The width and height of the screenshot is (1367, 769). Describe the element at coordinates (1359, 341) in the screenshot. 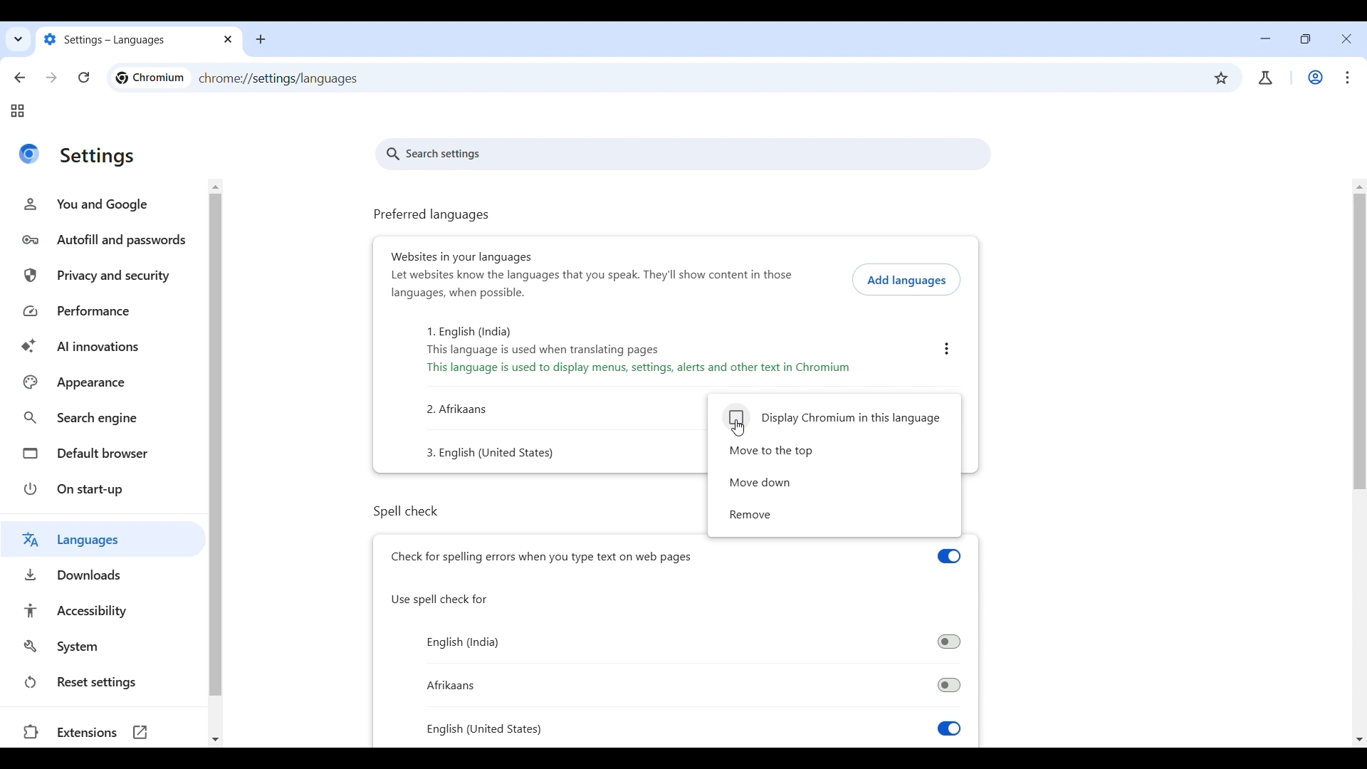

I see `Vertical slide bar` at that location.